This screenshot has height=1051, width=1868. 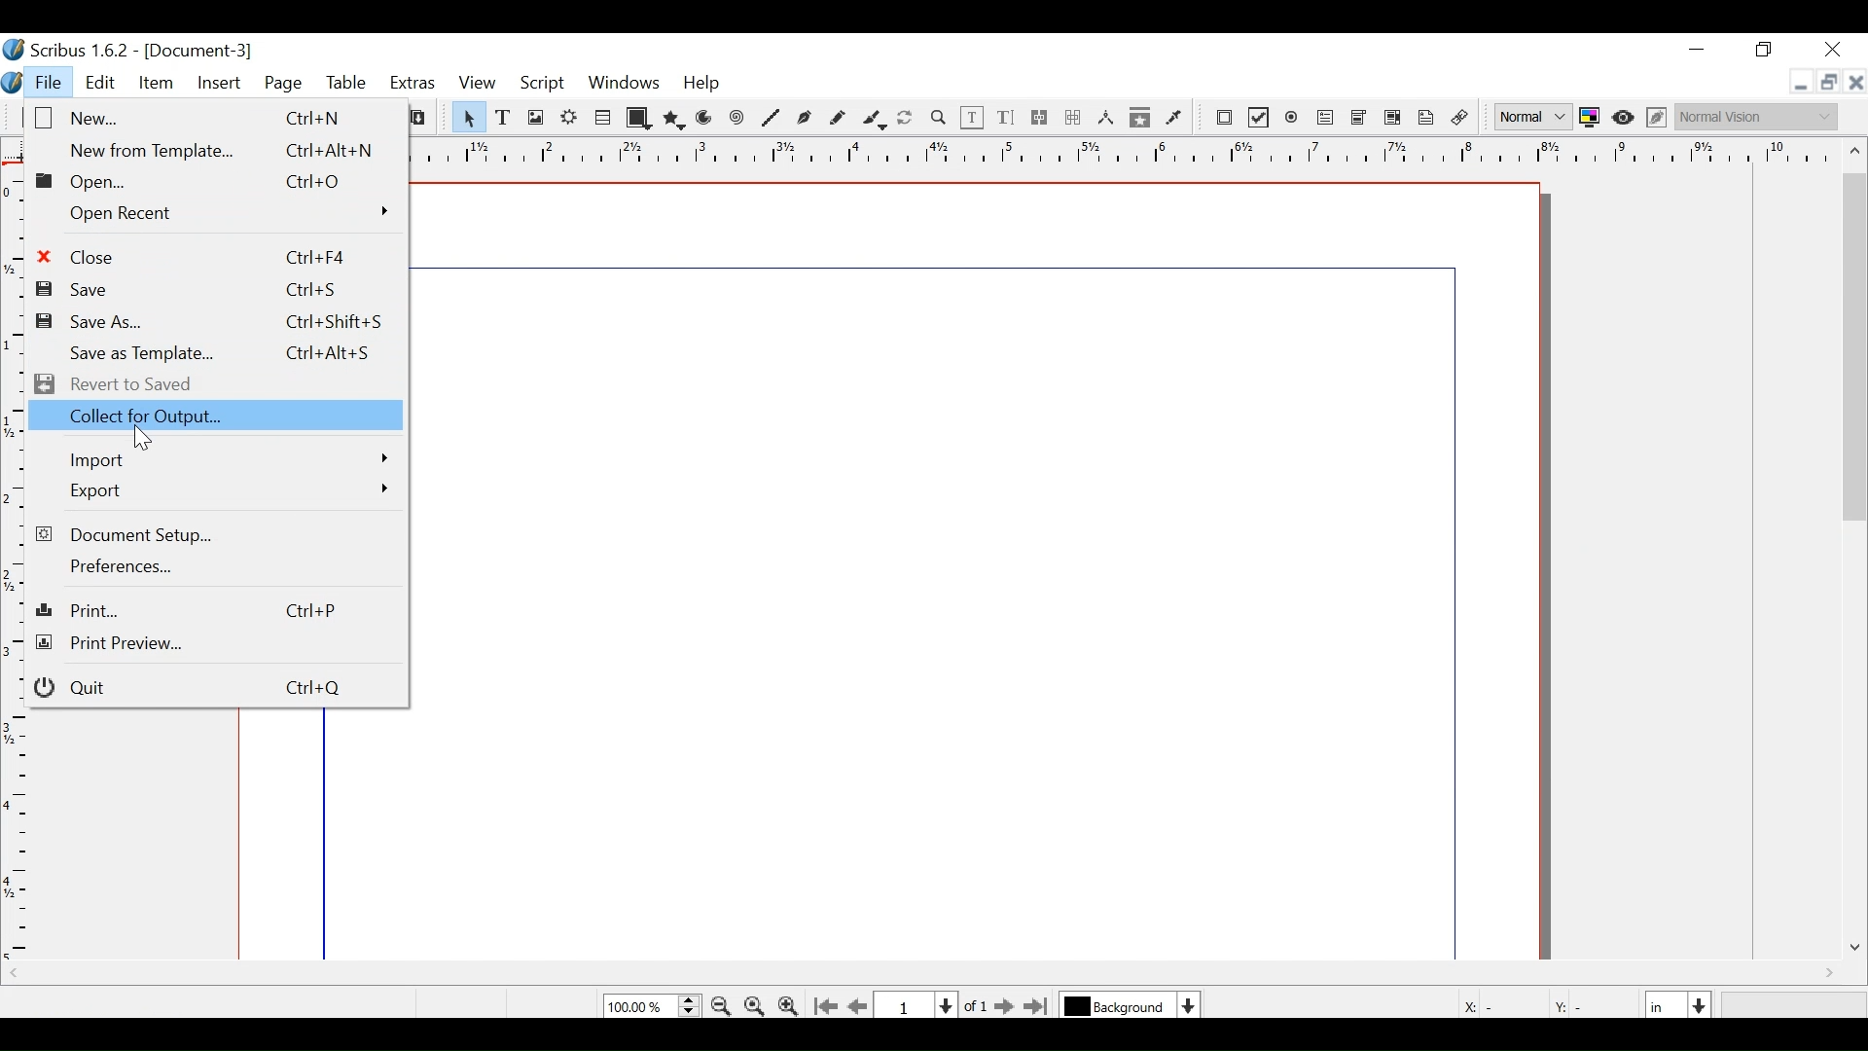 I want to click on Image frame, so click(x=534, y=117).